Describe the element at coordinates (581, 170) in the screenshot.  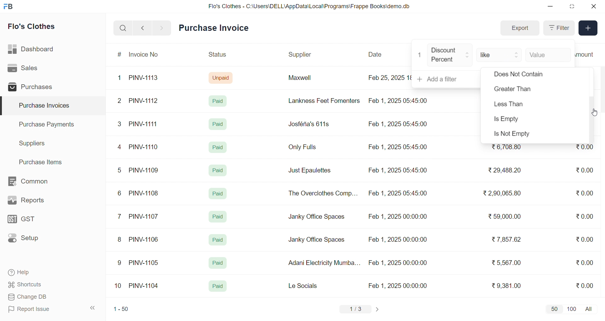
I see `₹0.00` at that location.